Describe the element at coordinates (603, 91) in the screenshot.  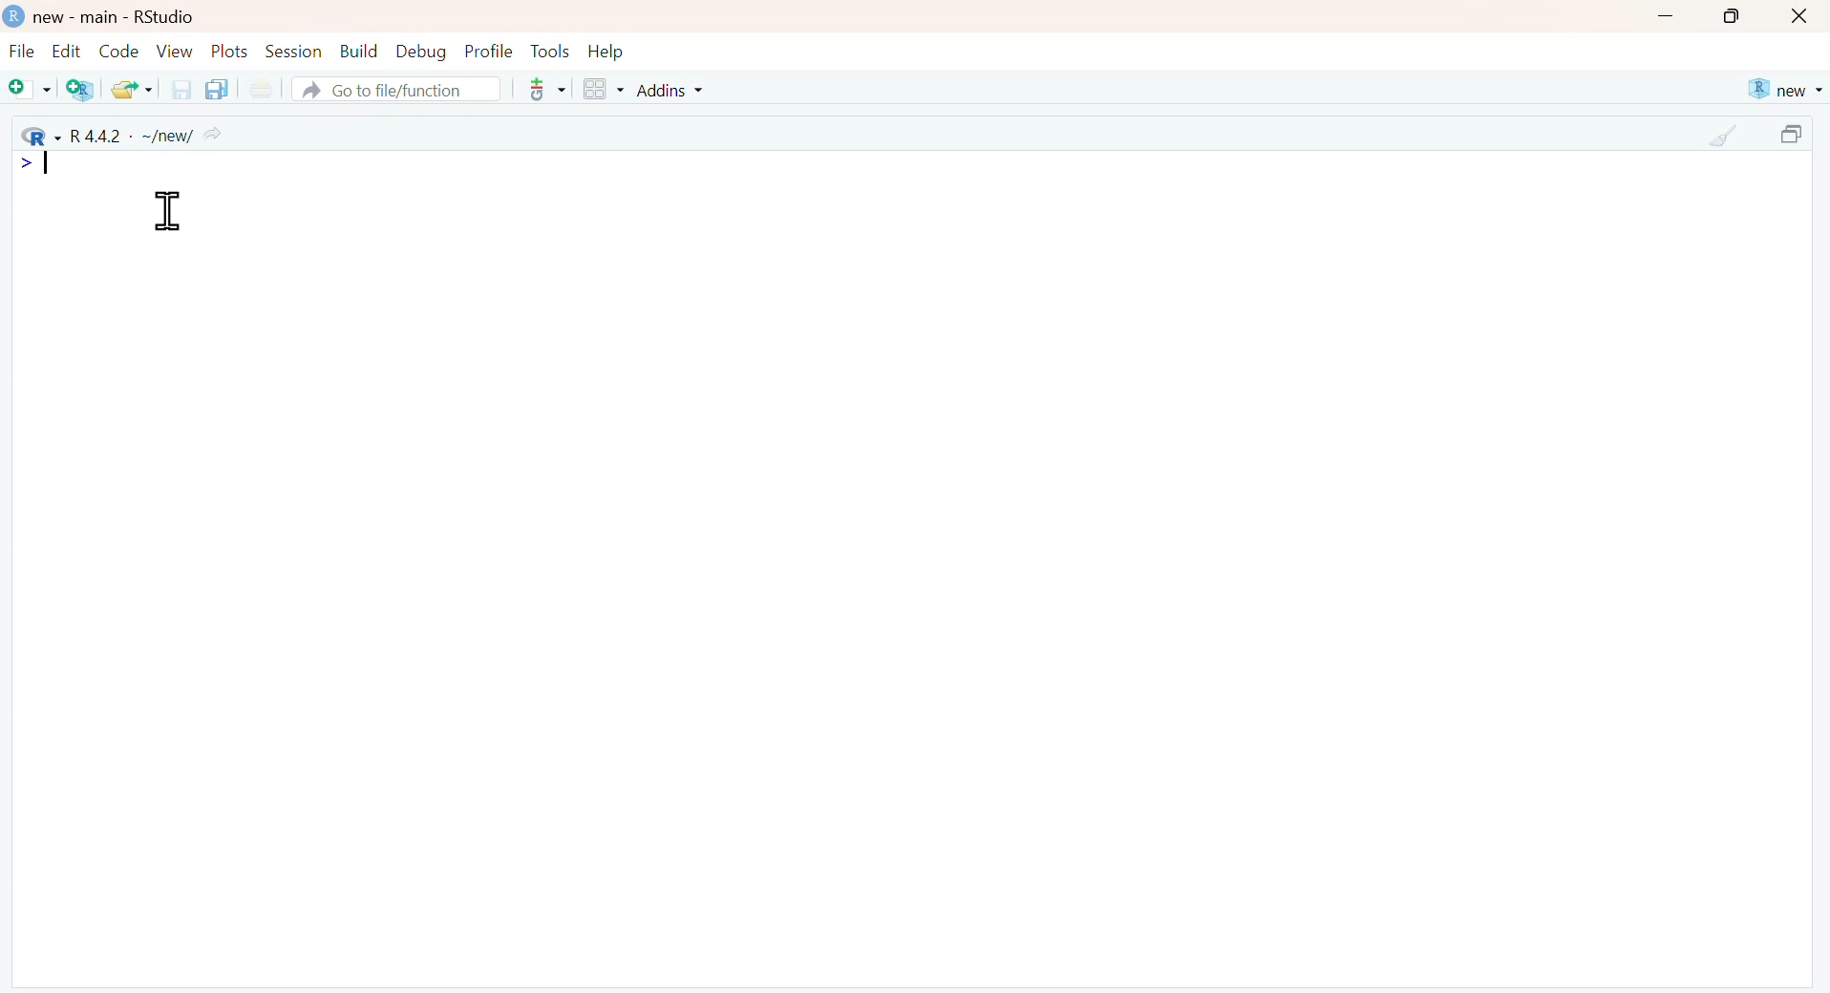
I see `Workspace panes` at that location.